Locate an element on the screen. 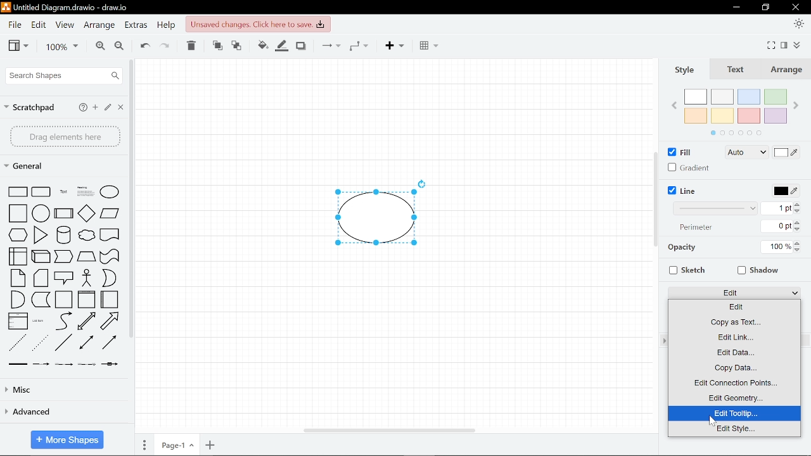 The width and height of the screenshot is (811, 456). Zoom out is located at coordinates (120, 46).